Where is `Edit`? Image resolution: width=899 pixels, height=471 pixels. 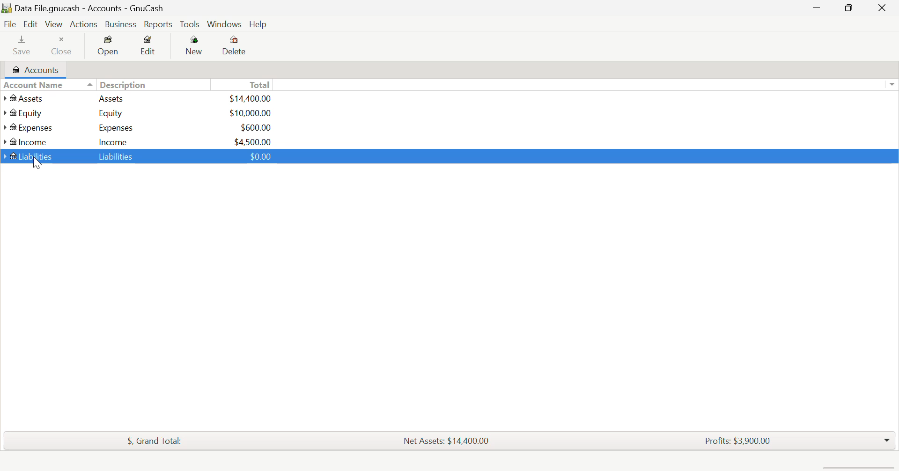
Edit is located at coordinates (30, 24).